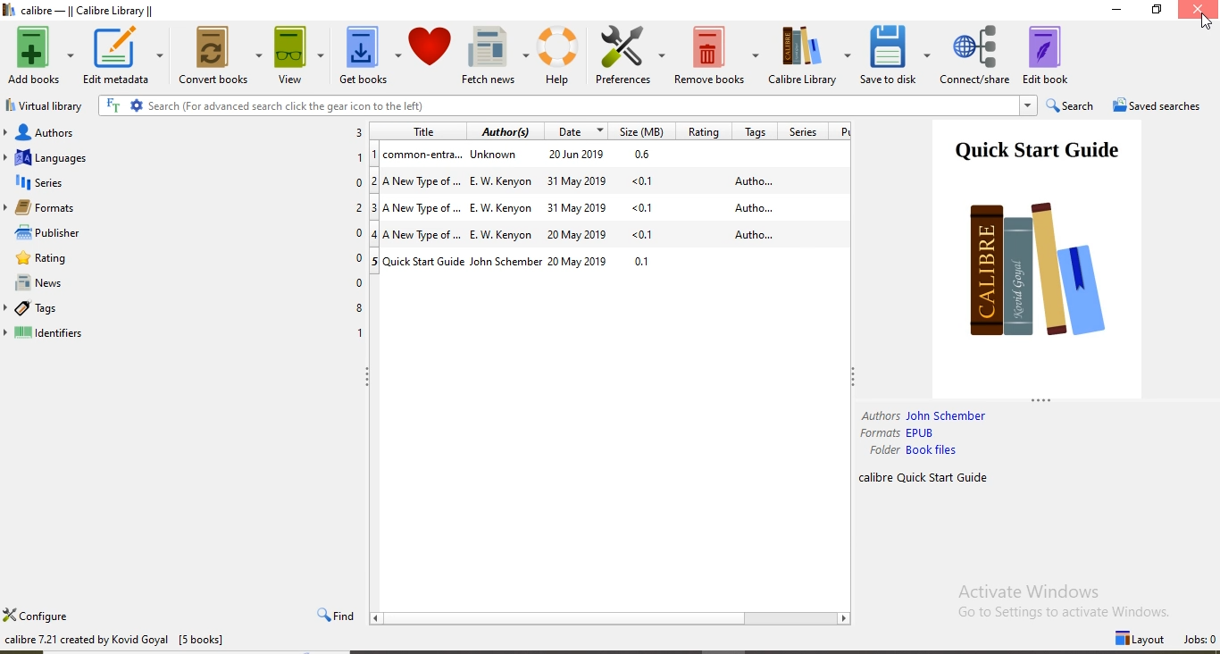 This screenshot has height=654, width=1220. I want to click on Folder Book files, so click(914, 450).